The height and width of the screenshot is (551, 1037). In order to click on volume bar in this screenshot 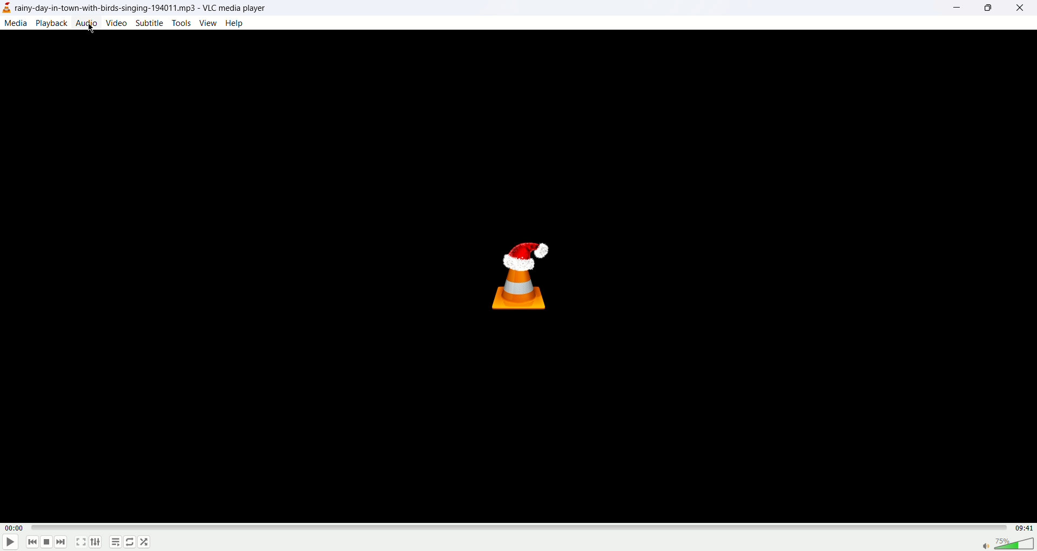, I will do `click(1008, 543)`.